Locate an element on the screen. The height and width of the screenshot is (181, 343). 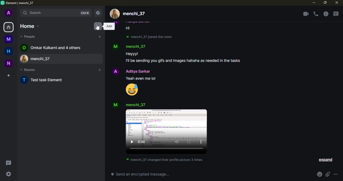
menchi_37 is located at coordinates (134, 14).